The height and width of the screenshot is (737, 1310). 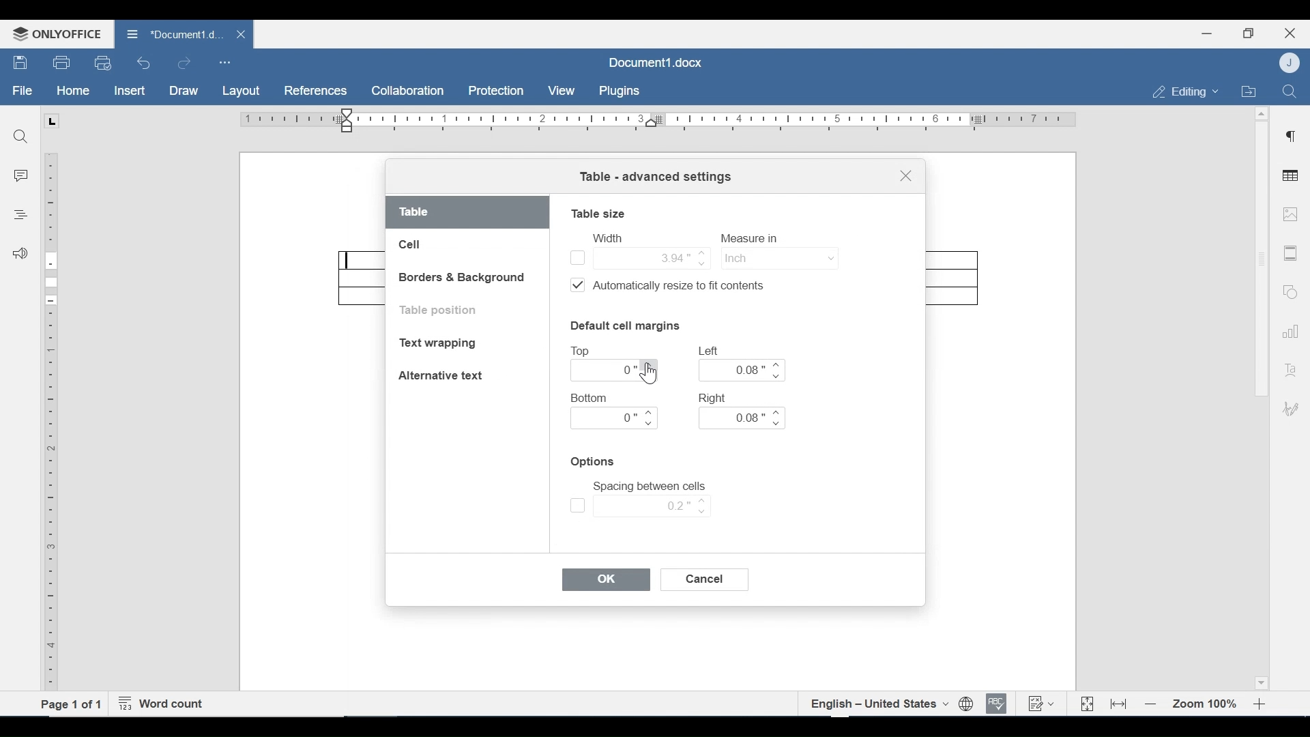 I want to click on Track Changes, so click(x=1040, y=703).